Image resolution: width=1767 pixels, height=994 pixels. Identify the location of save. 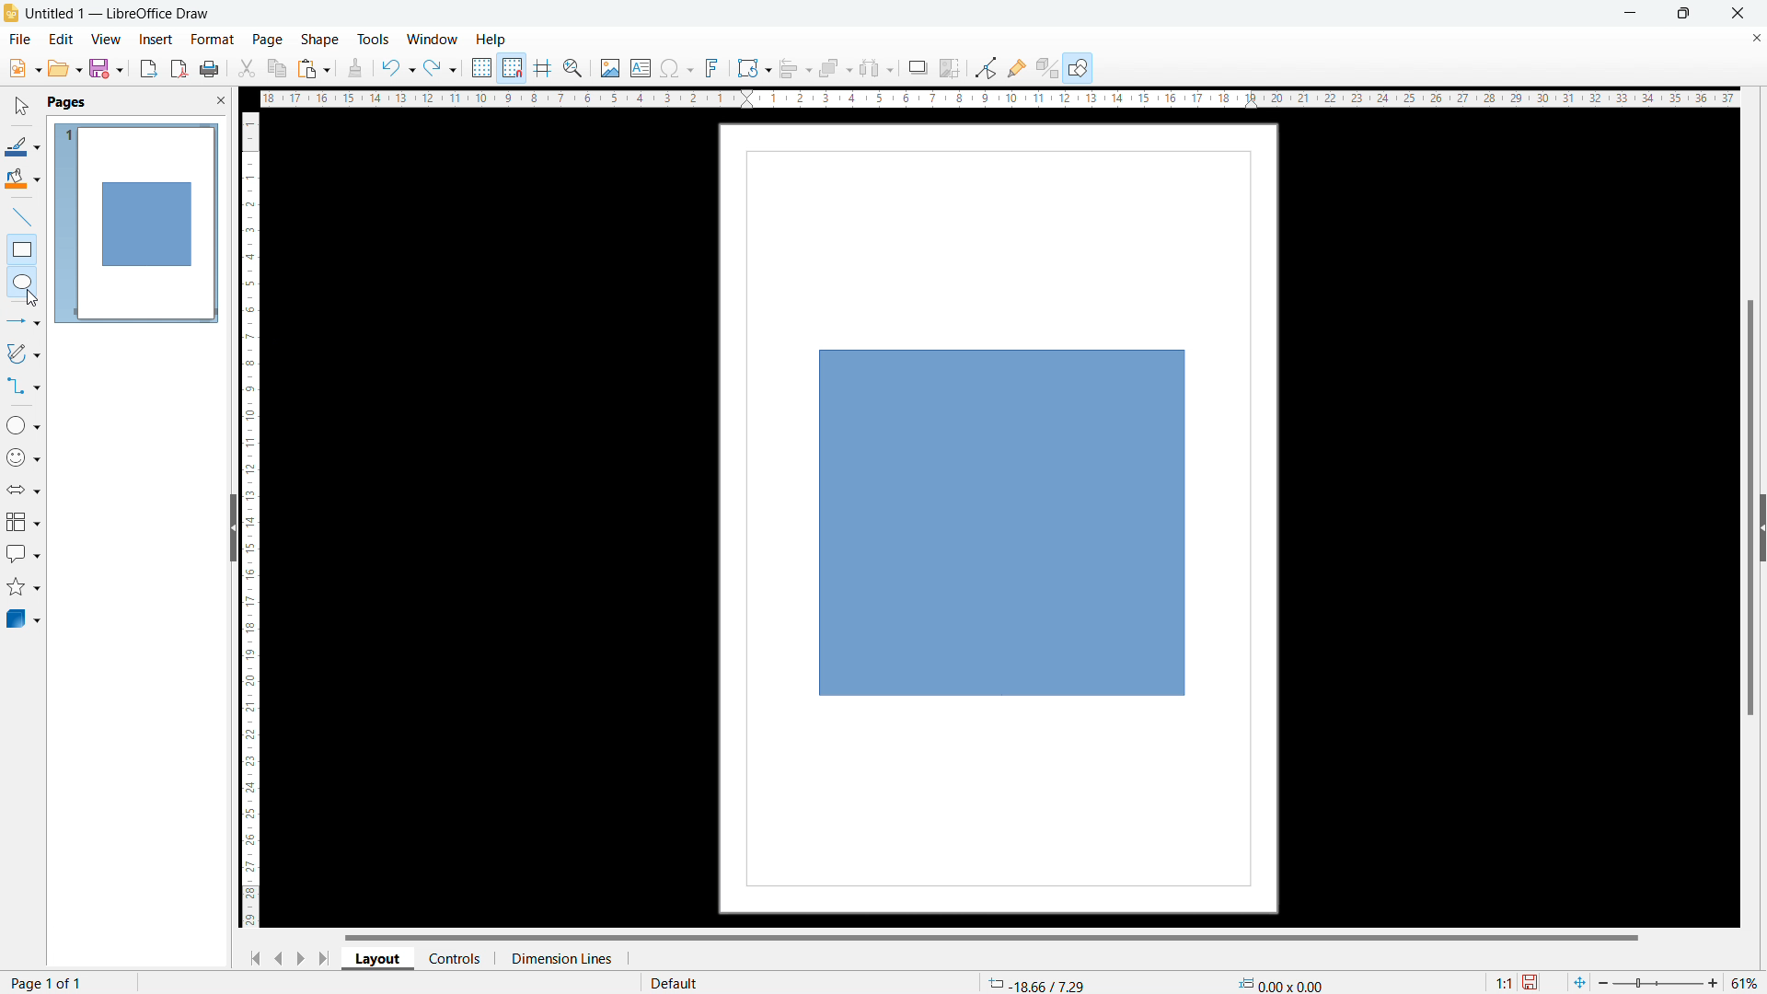
(1532, 983).